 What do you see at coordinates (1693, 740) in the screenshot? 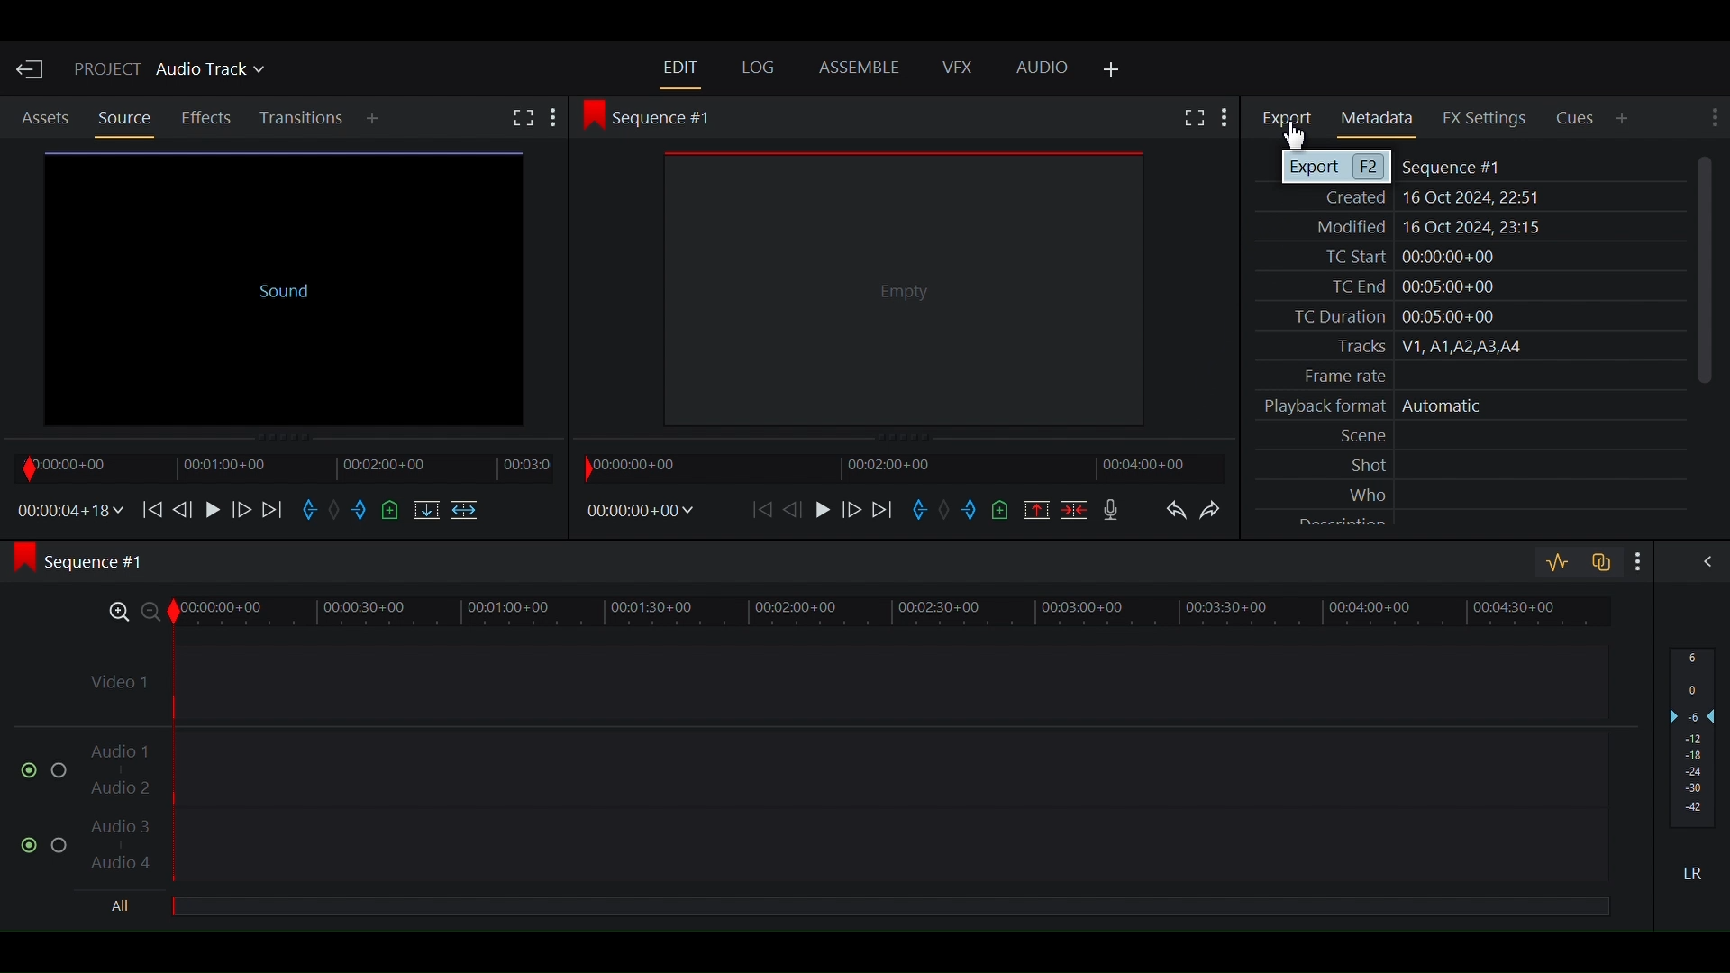
I see `Audio output levels dB` at bounding box center [1693, 740].